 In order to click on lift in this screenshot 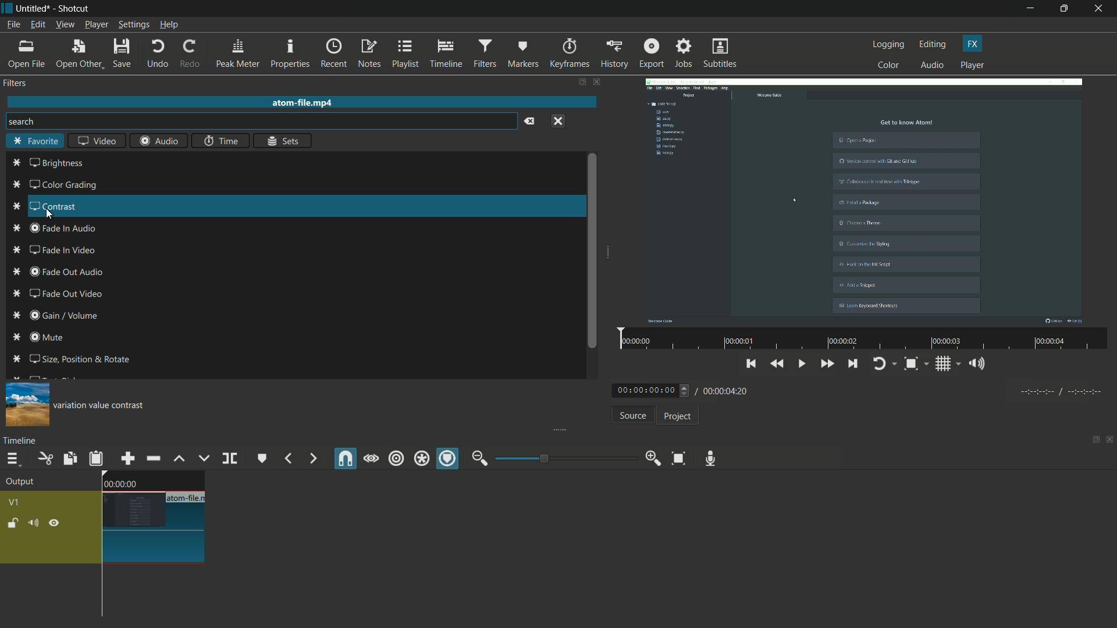, I will do `click(179, 458)`.